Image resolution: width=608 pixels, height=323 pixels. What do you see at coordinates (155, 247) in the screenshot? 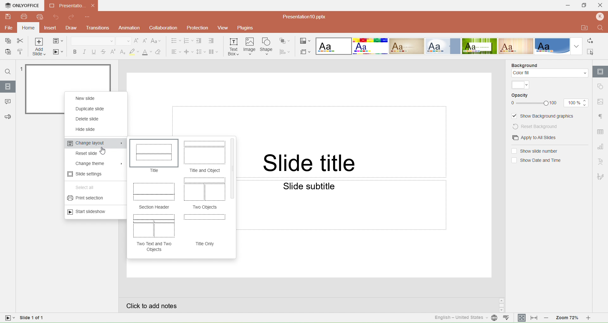
I see `Two text and two objects` at bounding box center [155, 247].